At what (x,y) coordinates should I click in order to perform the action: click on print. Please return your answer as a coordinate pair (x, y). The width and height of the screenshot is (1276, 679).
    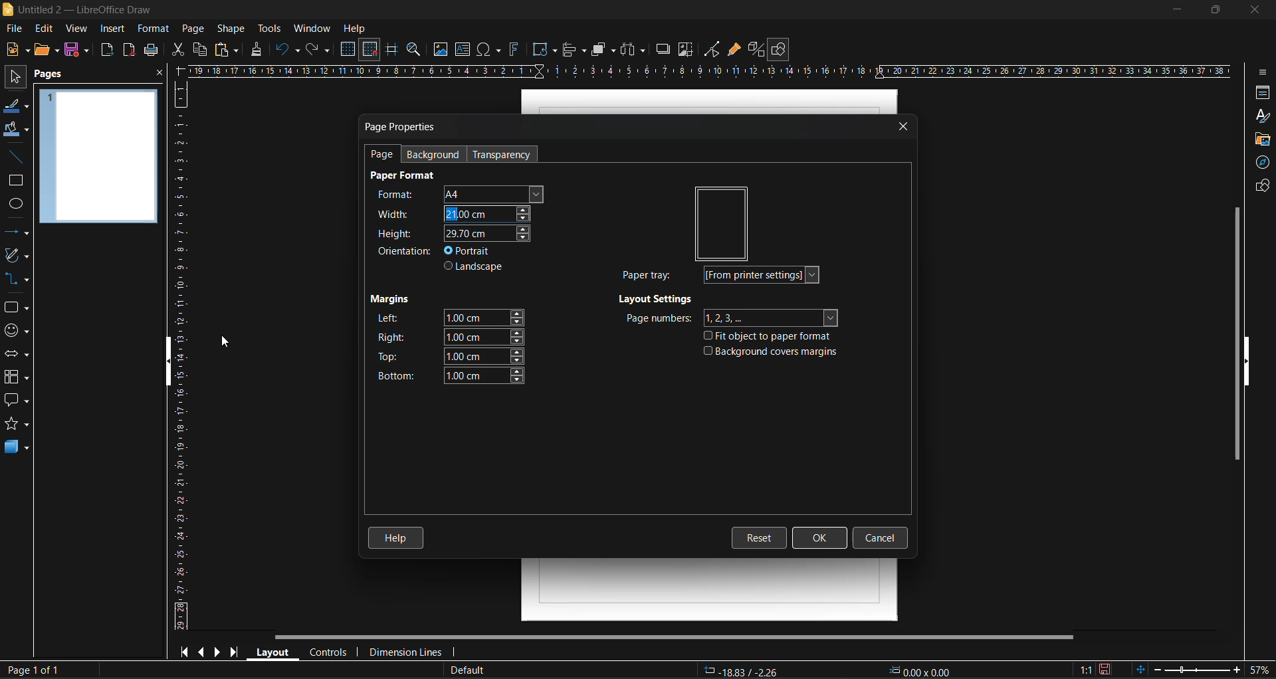
    Looking at the image, I should click on (152, 50).